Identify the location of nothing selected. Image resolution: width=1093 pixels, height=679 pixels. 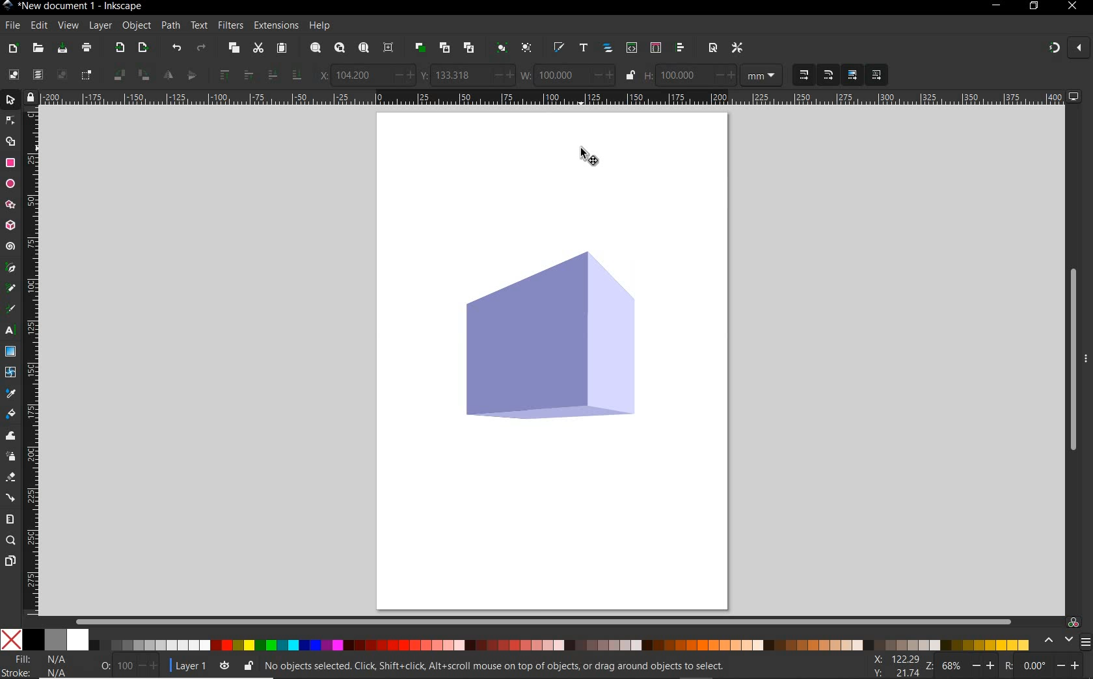
(105, 661).